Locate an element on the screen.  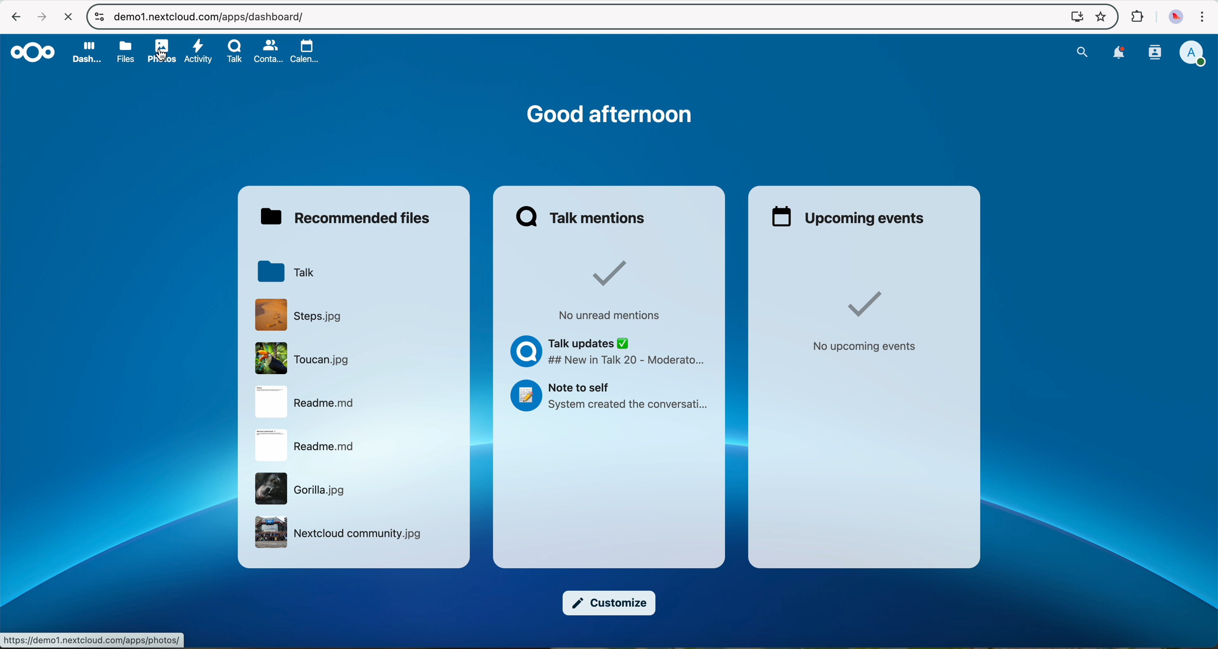
favorites is located at coordinates (1100, 18).